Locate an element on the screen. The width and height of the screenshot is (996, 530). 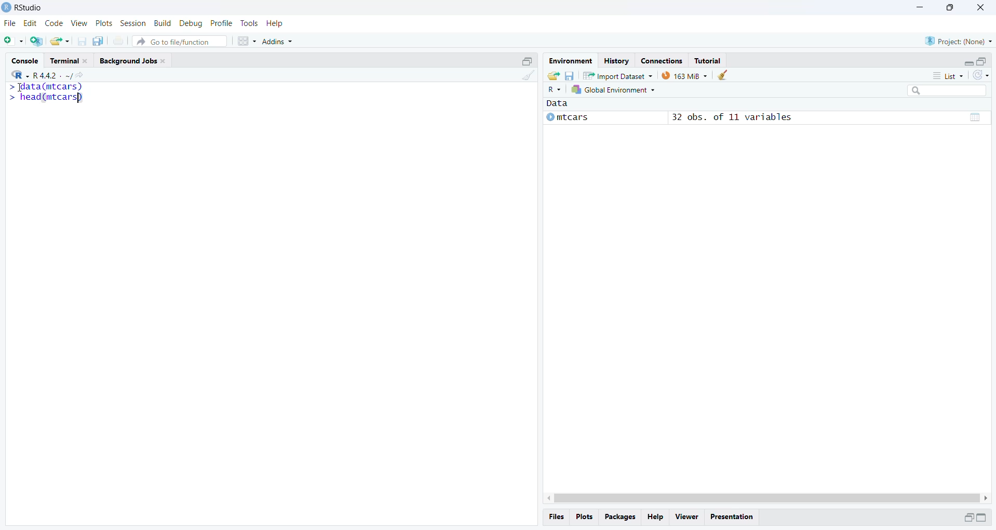
print is located at coordinates (118, 41).